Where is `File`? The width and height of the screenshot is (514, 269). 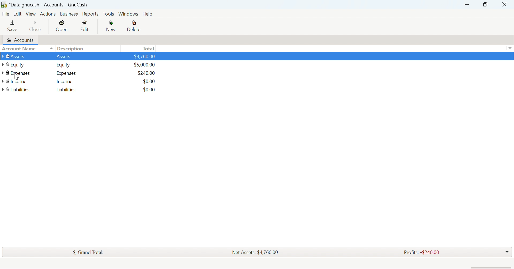 File is located at coordinates (5, 14).